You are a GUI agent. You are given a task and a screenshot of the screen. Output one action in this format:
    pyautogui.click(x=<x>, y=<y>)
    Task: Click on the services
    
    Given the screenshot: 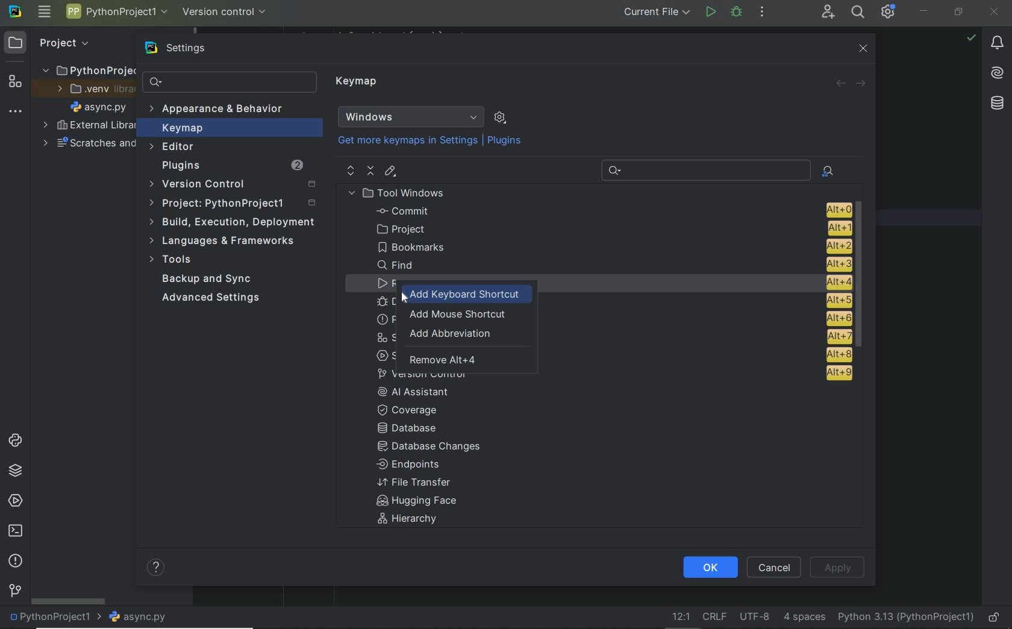 What is the action you would take?
    pyautogui.click(x=13, y=501)
    